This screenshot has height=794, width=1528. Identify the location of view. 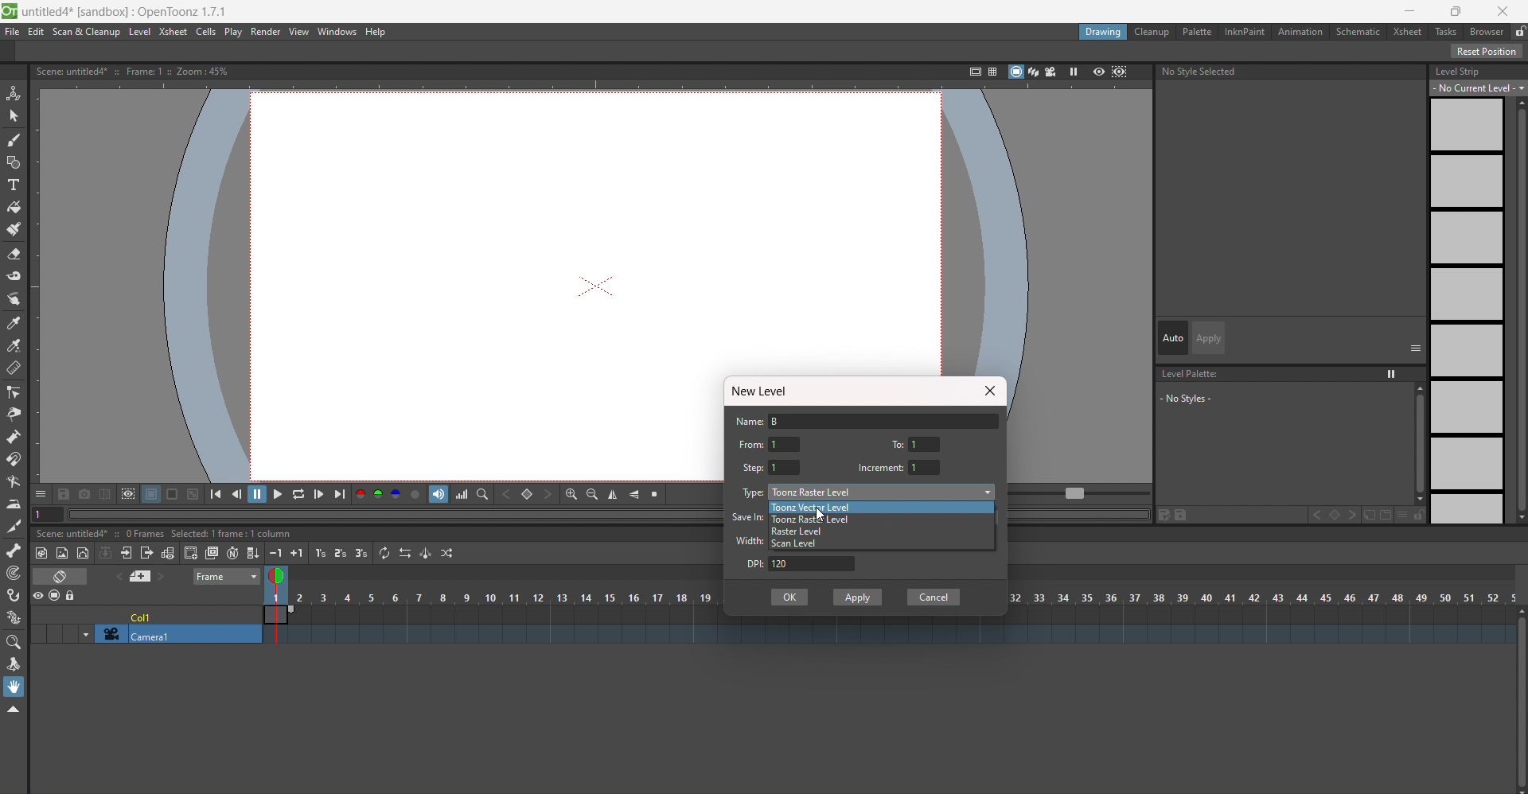
(299, 32).